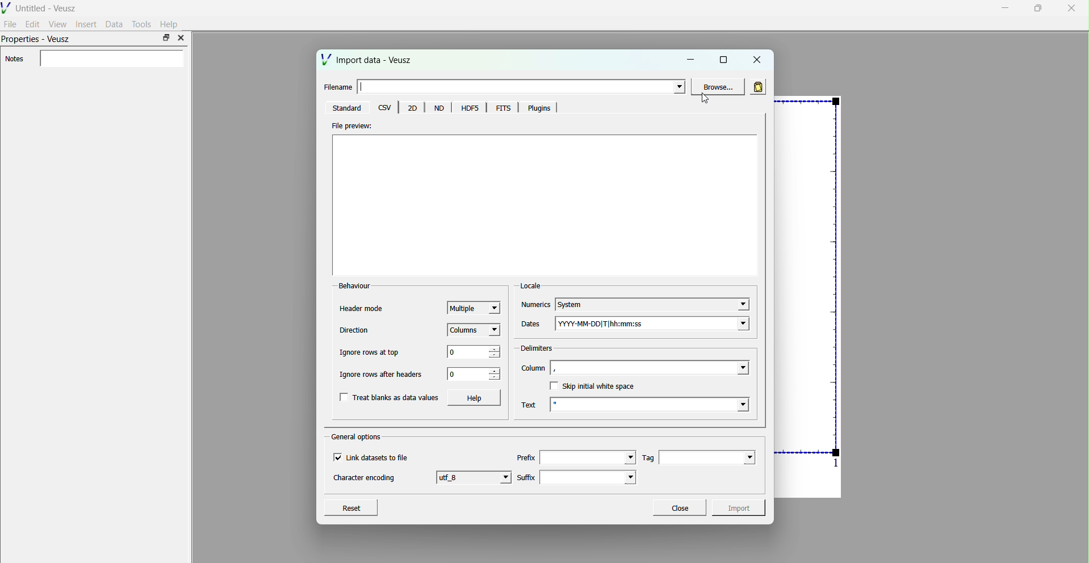  I want to click on HDF5, so click(469, 108).